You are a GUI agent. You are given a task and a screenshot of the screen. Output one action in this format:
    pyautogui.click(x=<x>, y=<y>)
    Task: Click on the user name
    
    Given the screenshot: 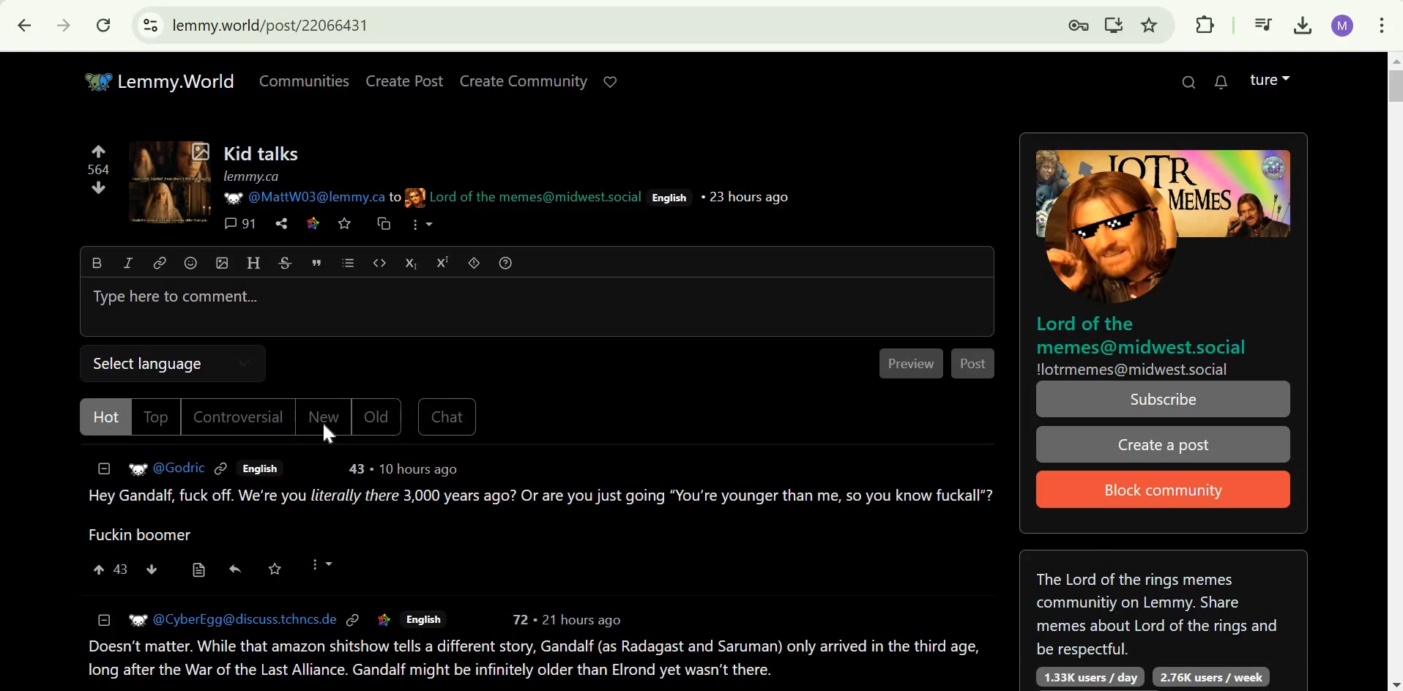 What is the action you would take?
    pyautogui.click(x=180, y=466)
    